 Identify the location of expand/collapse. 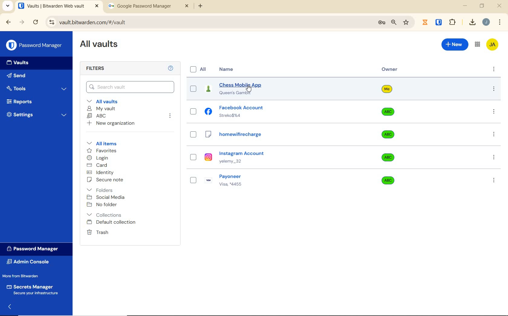
(11, 307).